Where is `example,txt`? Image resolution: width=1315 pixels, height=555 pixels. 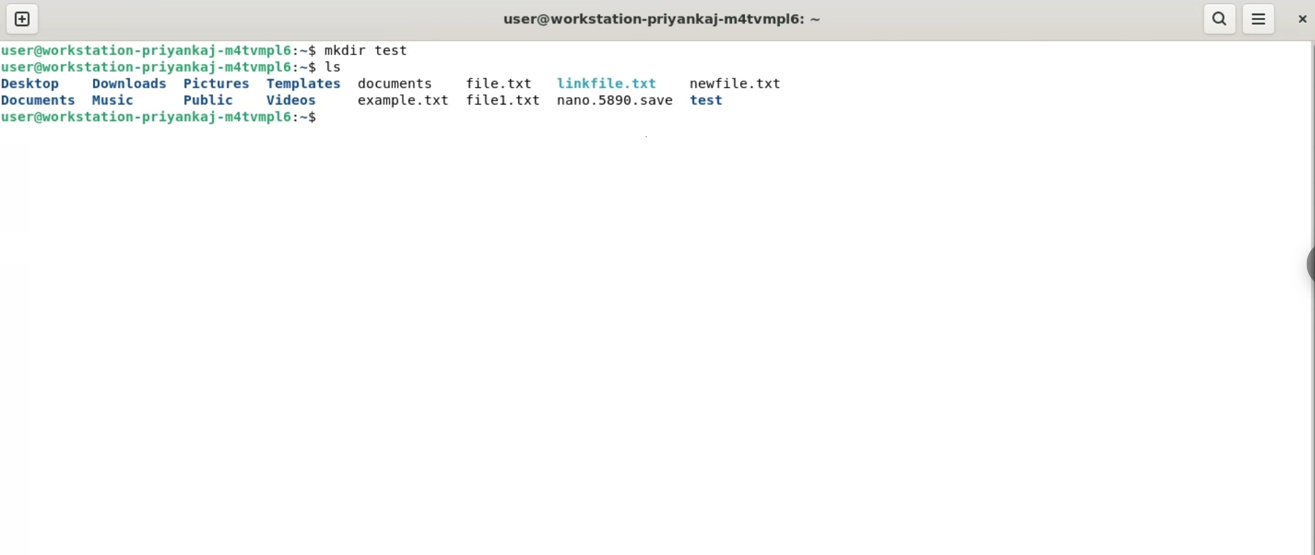 example,txt is located at coordinates (399, 101).